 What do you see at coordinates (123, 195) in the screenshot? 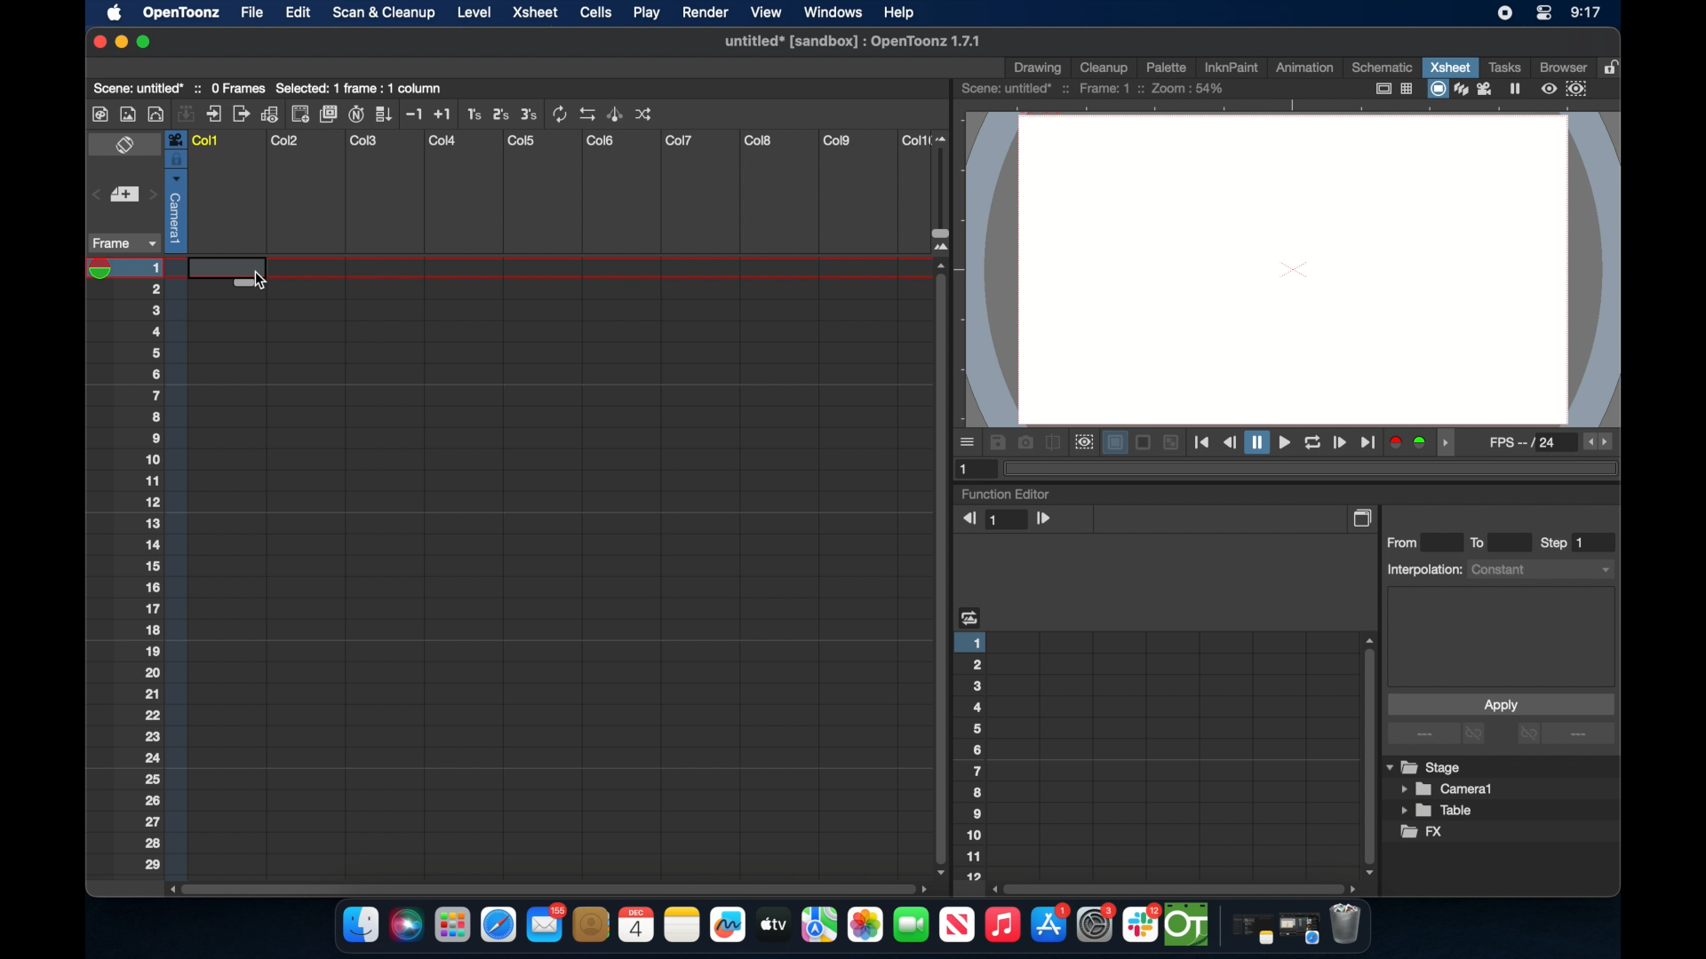
I see `set` at bounding box center [123, 195].